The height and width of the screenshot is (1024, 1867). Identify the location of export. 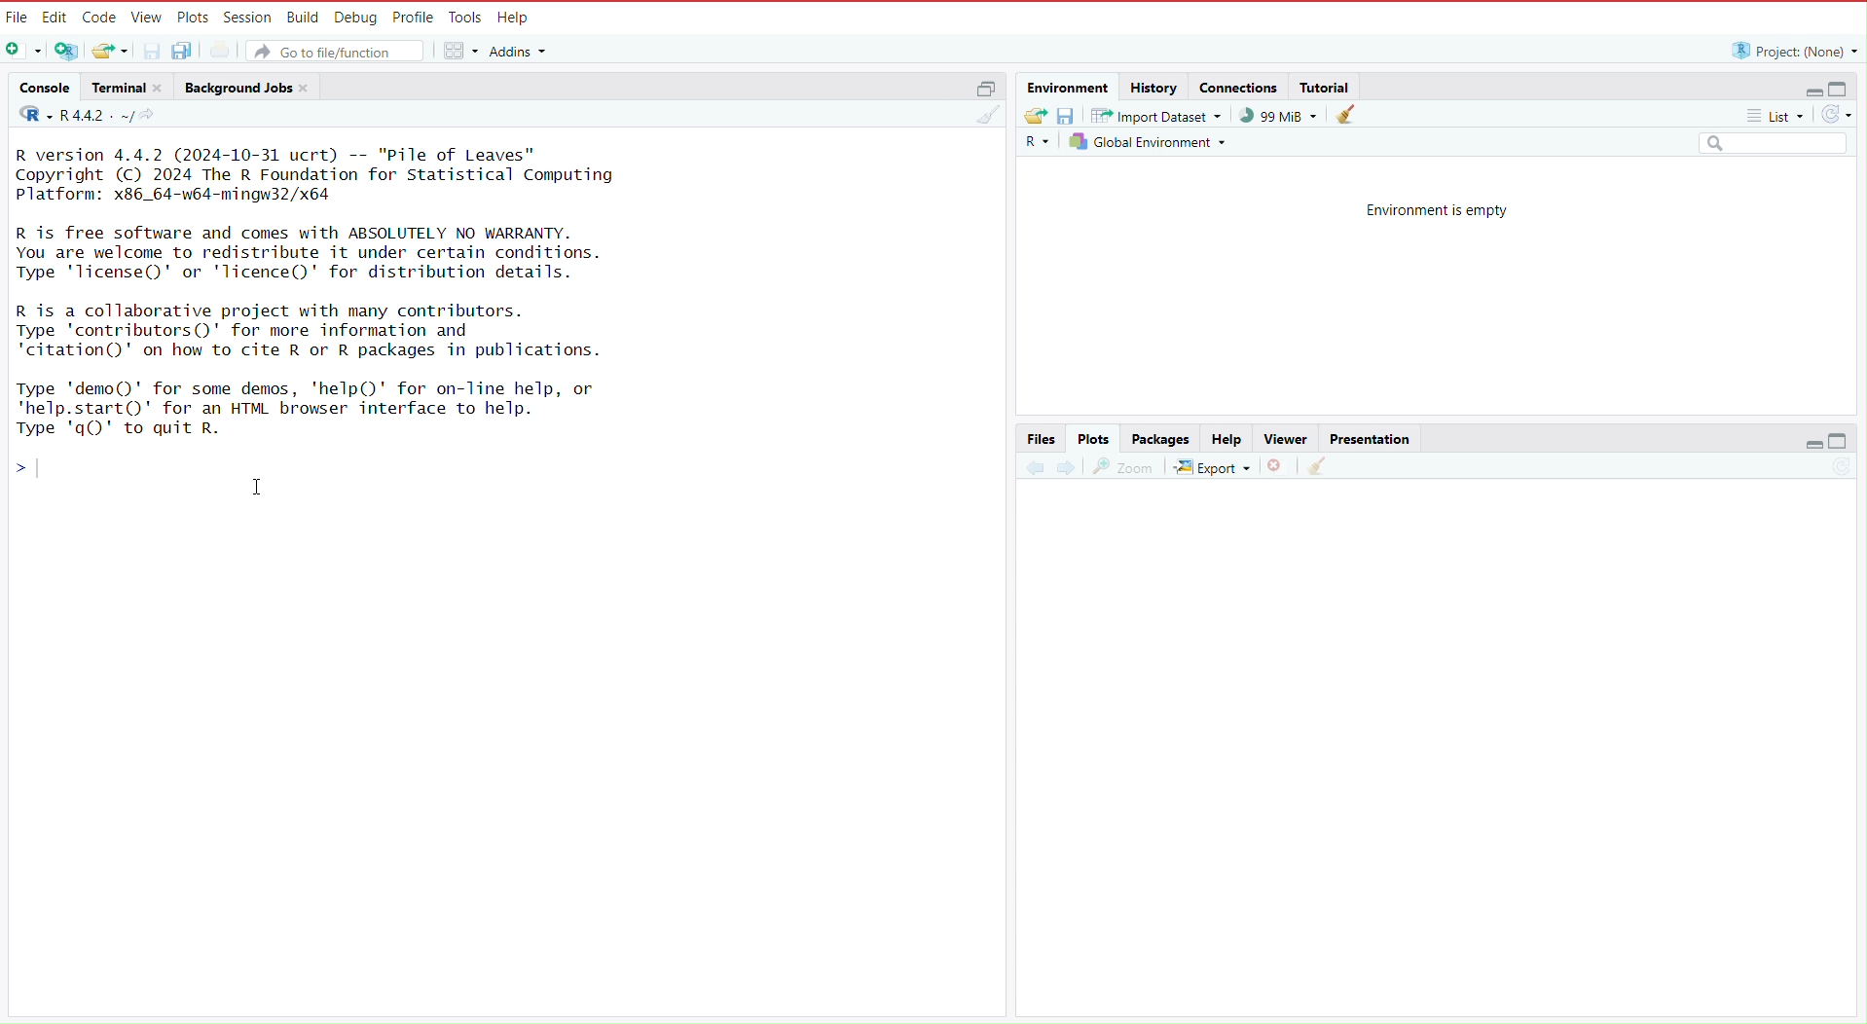
(1212, 467).